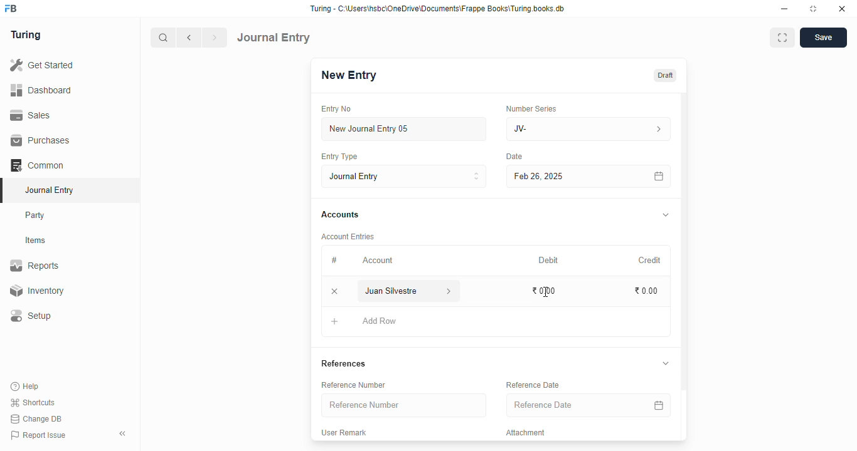 Image resolution: width=857 pixels, height=451 pixels. What do you see at coordinates (589, 129) in the screenshot?
I see `JV-` at bounding box center [589, 129].